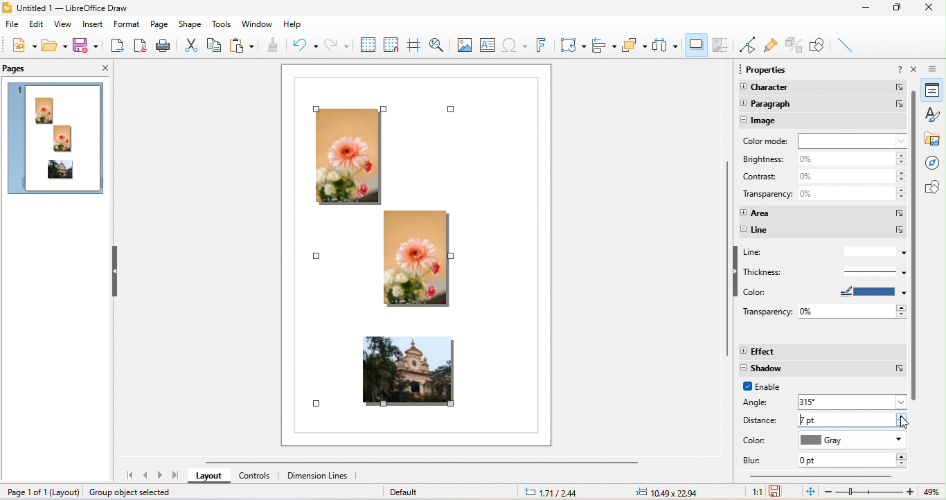  I want to click on layout, so click(211, 476).